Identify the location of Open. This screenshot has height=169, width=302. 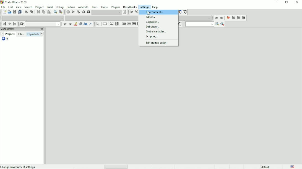
(9, 12).